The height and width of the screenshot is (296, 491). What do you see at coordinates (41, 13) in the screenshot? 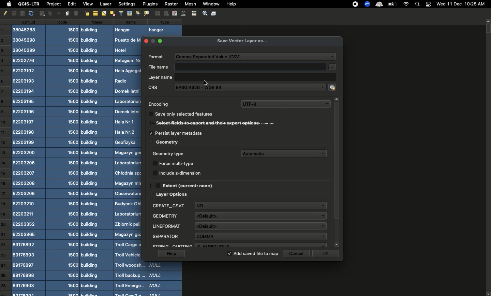
I see `Insert Ellipse` at bounding box center [41, 13].